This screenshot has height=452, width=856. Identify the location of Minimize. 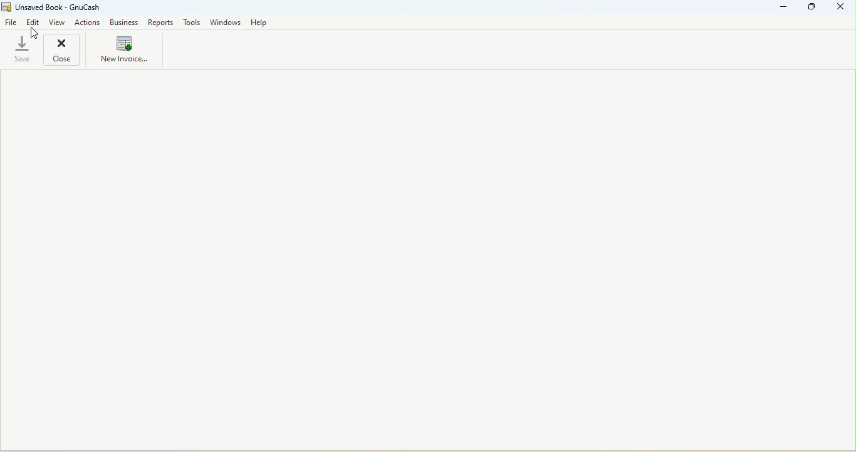
(785, 8).